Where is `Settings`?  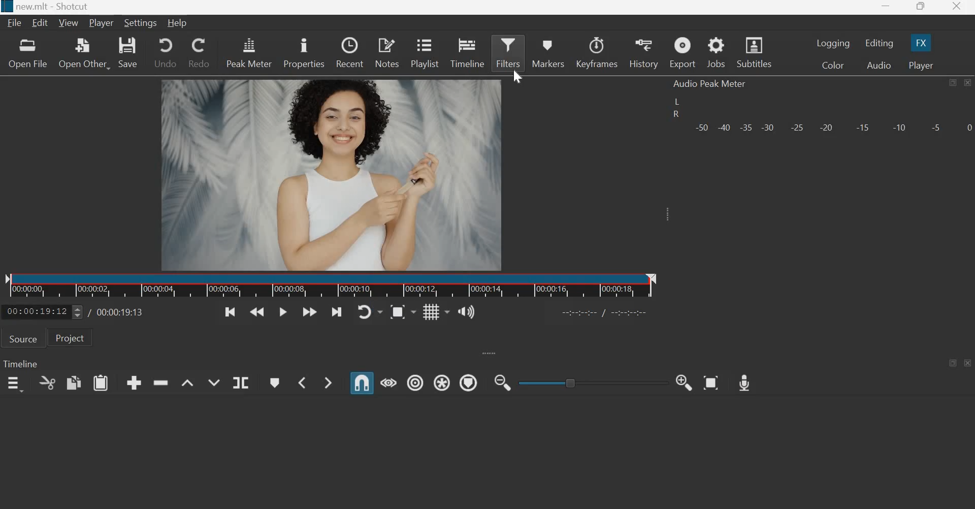
Settings is located at coordinates (141, 22).